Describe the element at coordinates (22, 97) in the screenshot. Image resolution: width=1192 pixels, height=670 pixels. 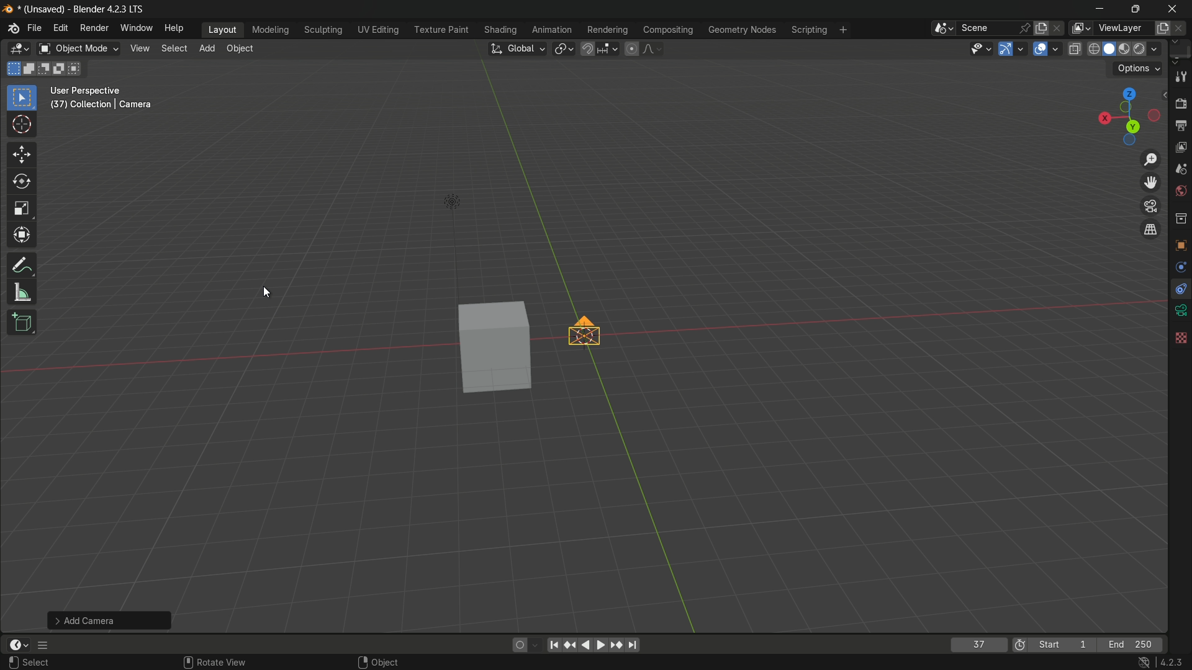
I see `select box` at that location.